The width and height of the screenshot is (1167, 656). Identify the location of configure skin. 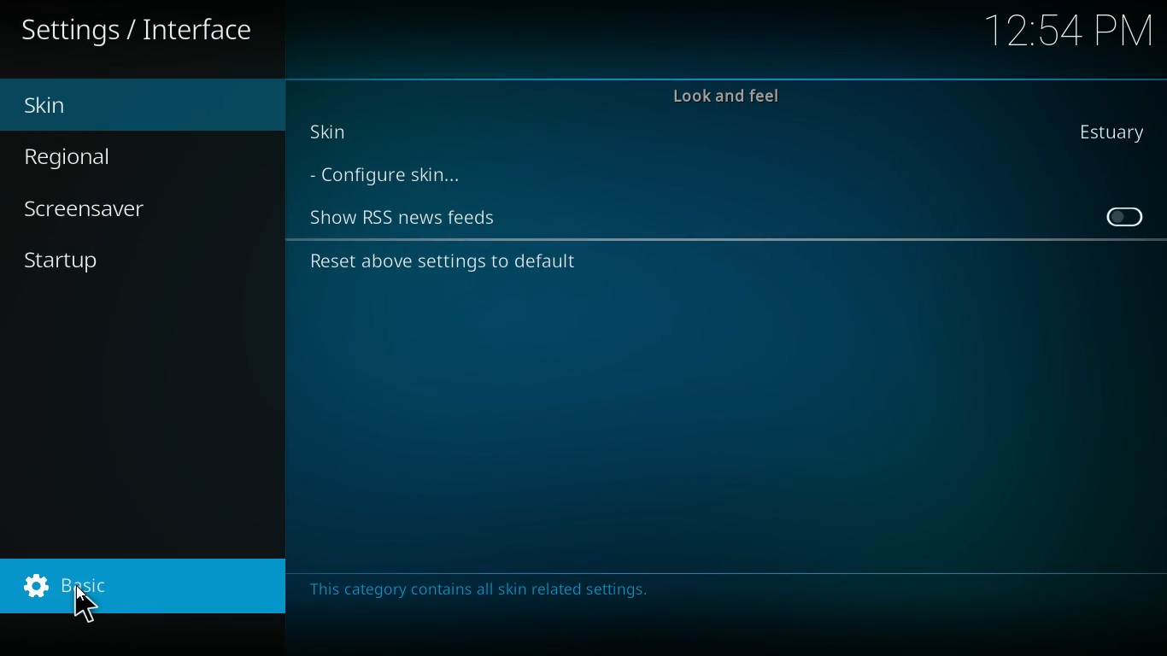
(400, 177).